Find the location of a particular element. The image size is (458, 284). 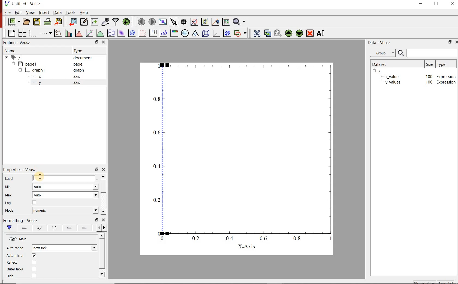

previous options is located at coordinates (105, 228).